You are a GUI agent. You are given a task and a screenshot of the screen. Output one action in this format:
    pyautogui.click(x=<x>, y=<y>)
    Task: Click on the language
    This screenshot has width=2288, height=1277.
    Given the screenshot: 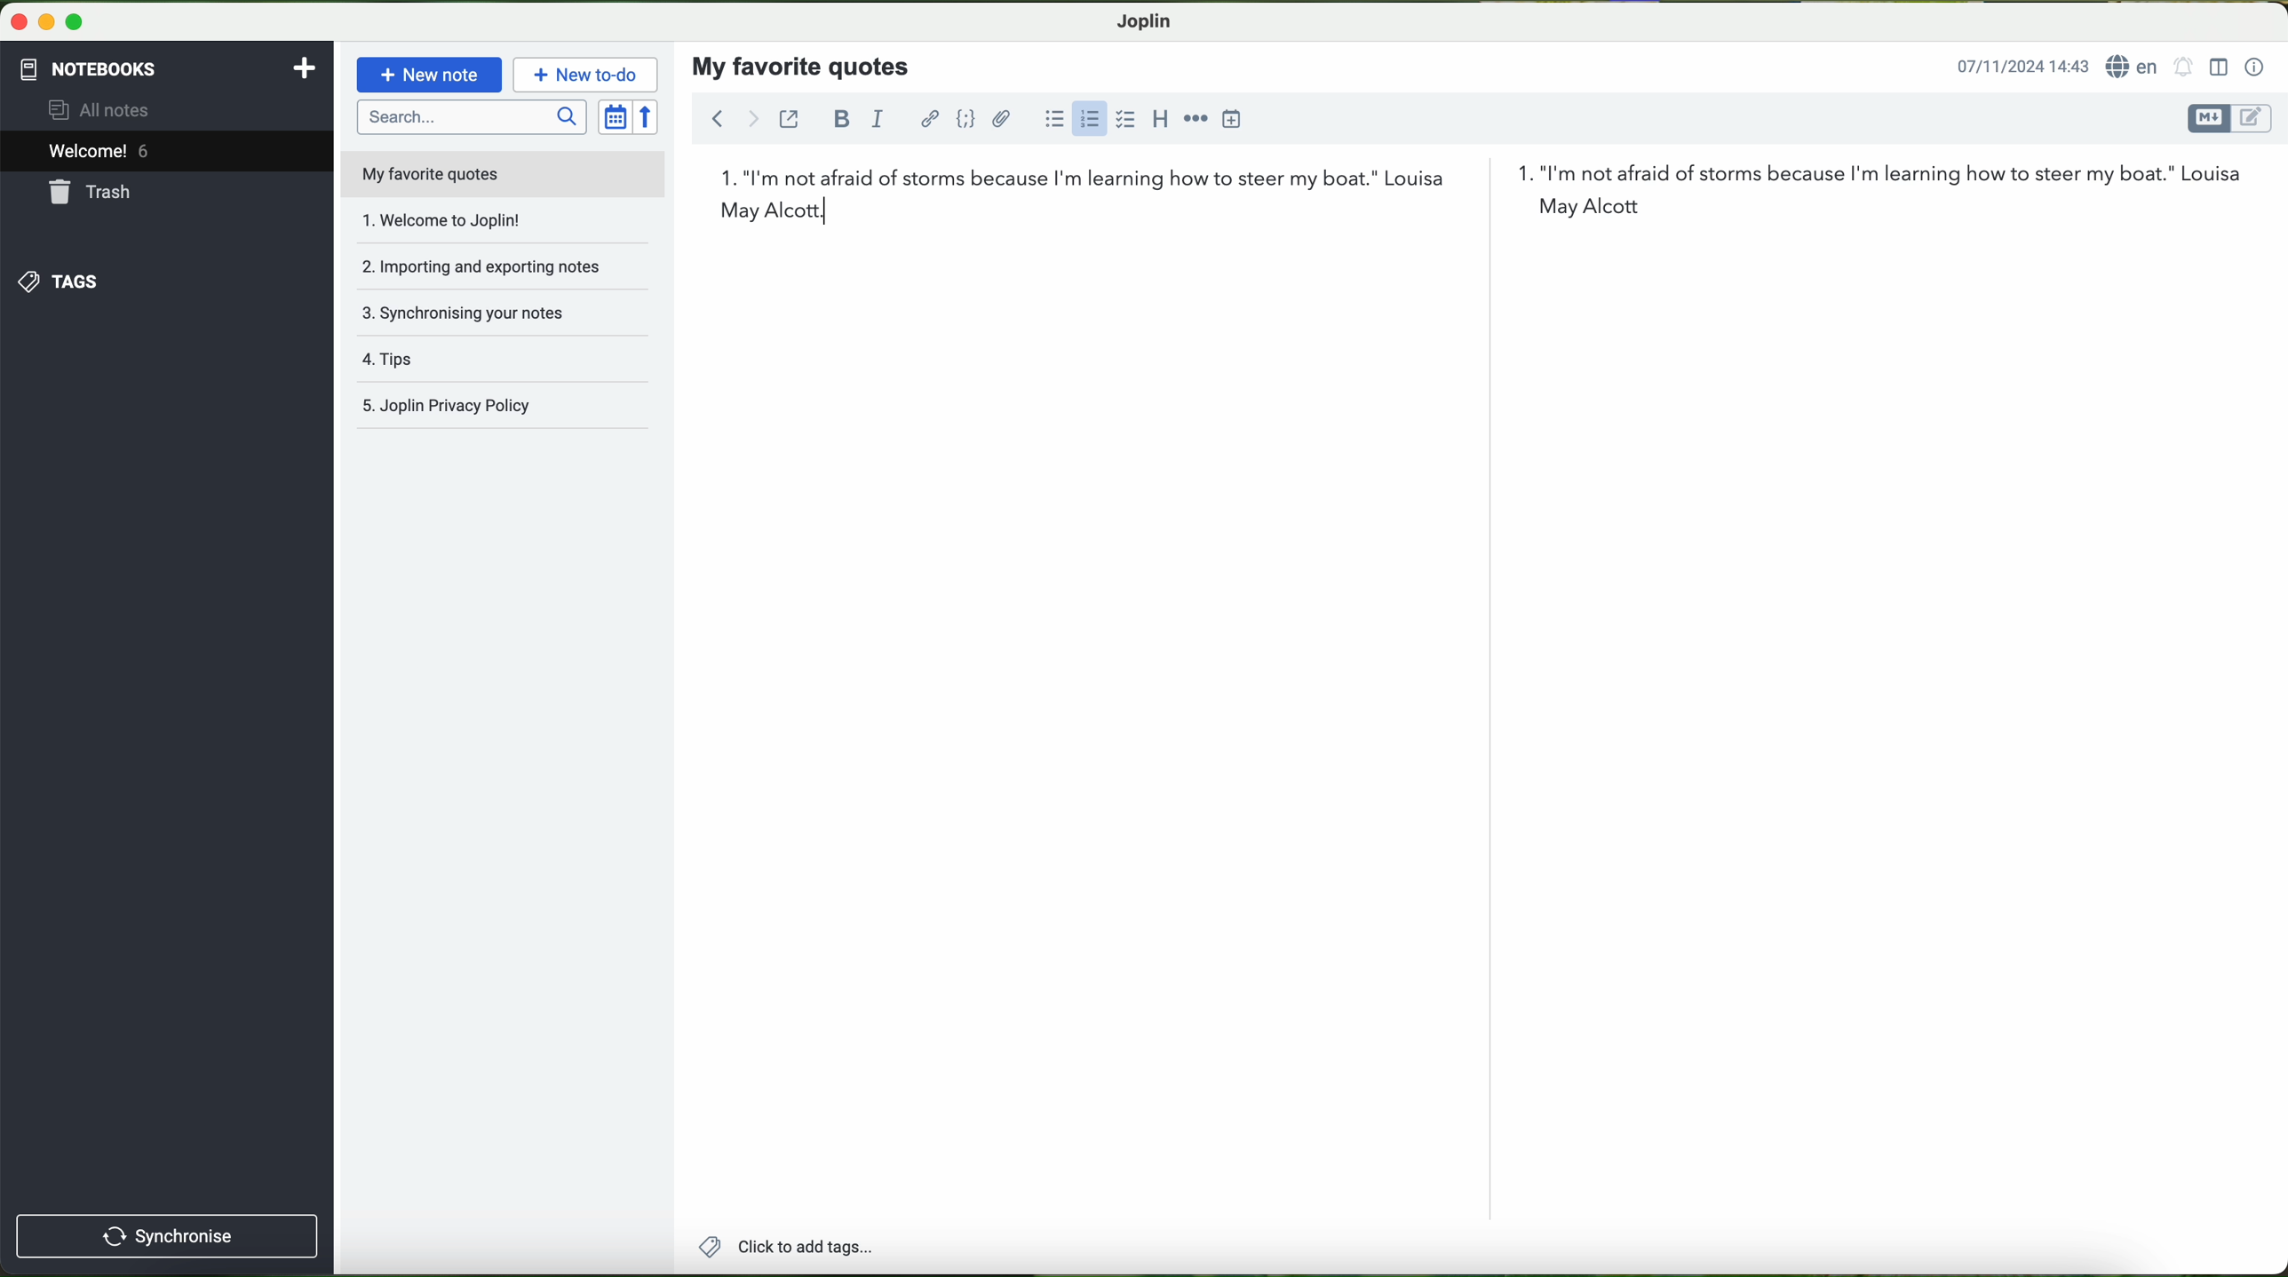 What is the action you would take?
    pyautogui.click(x=2135, y=66)
    